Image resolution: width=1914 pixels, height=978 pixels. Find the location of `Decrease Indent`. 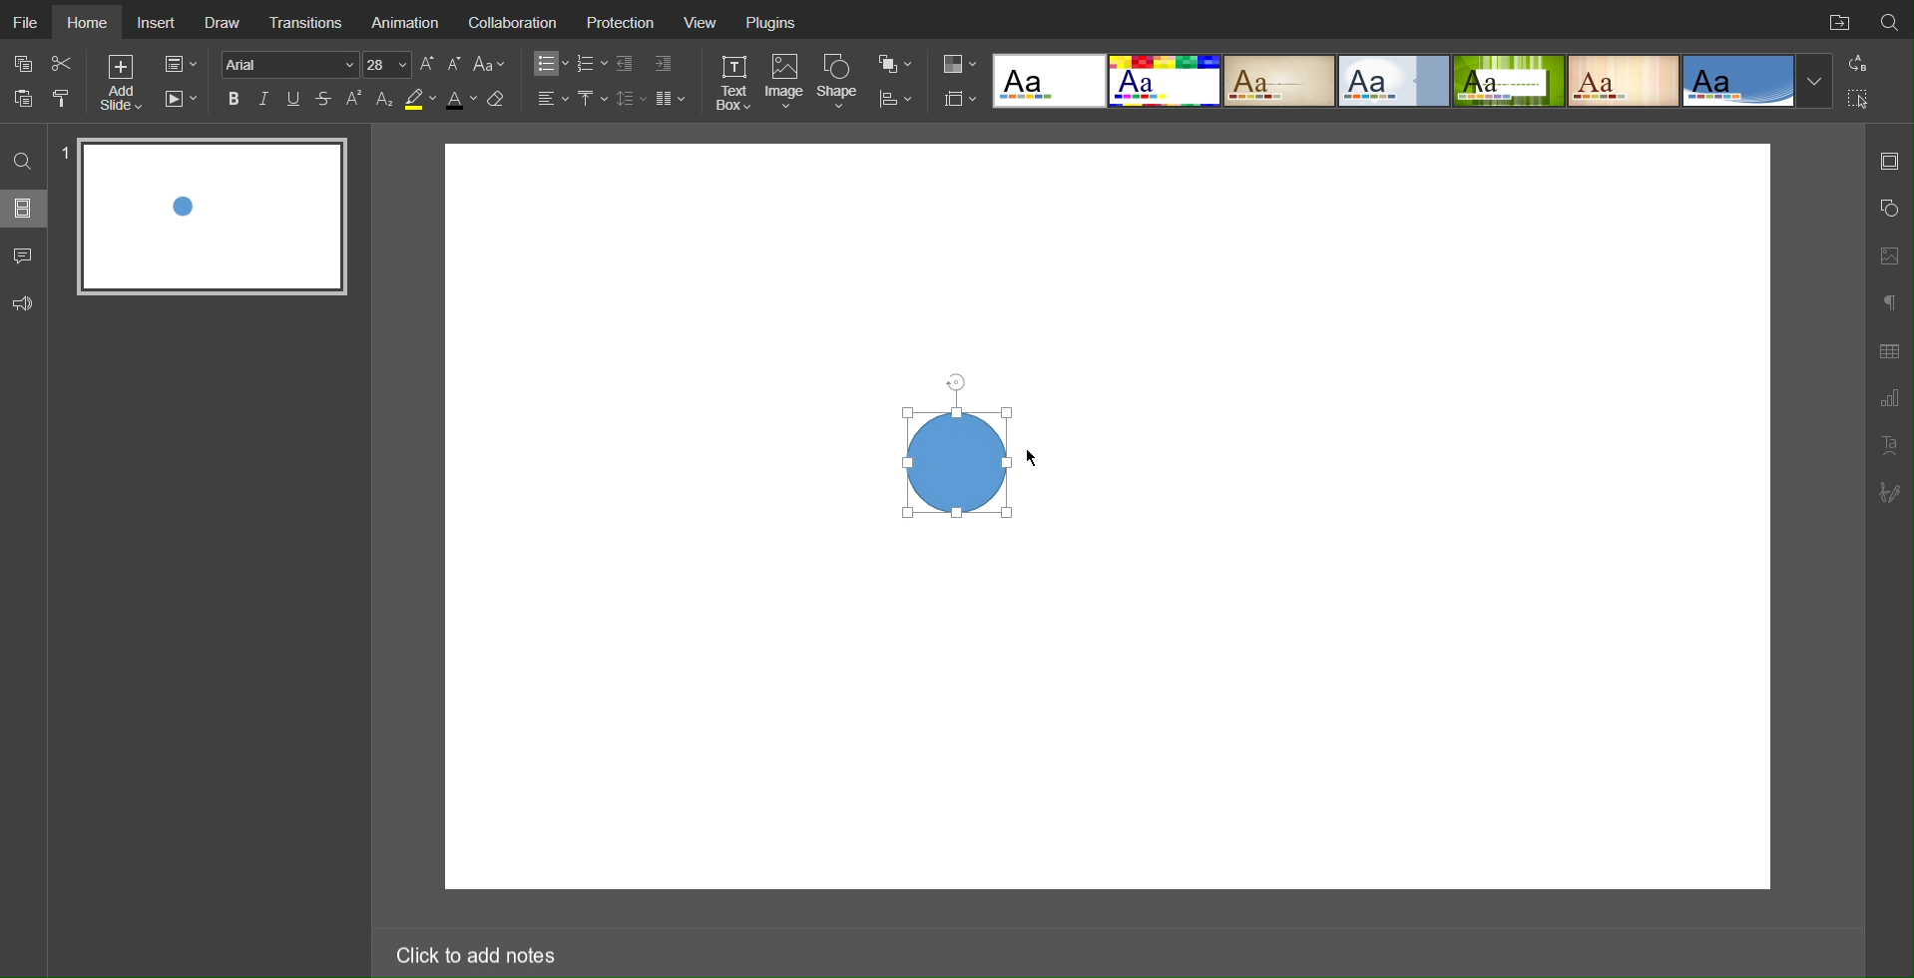

Decrease Indent is located at coordinates (627, 64).